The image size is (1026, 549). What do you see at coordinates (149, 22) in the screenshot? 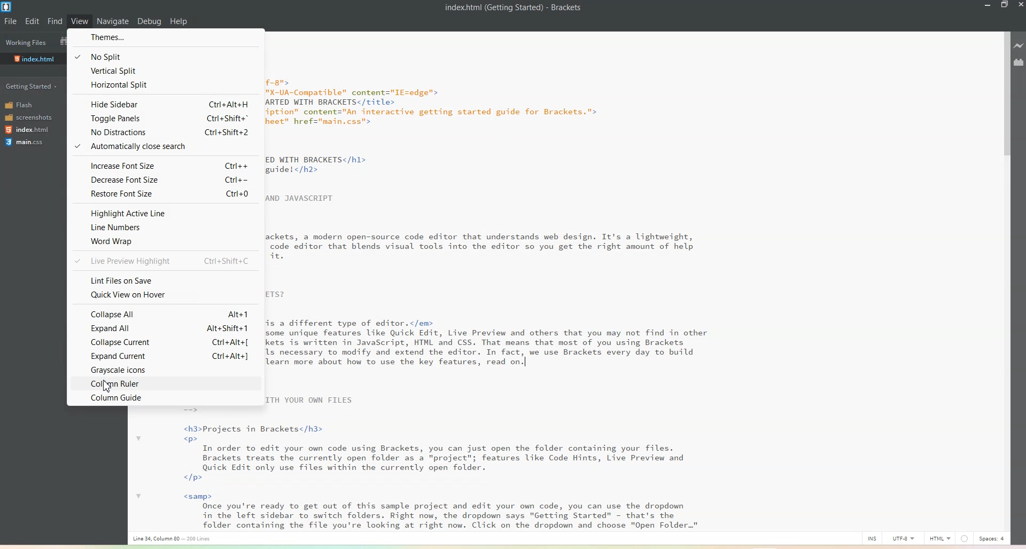
I see `Debug` at bounding box center [149, 22].